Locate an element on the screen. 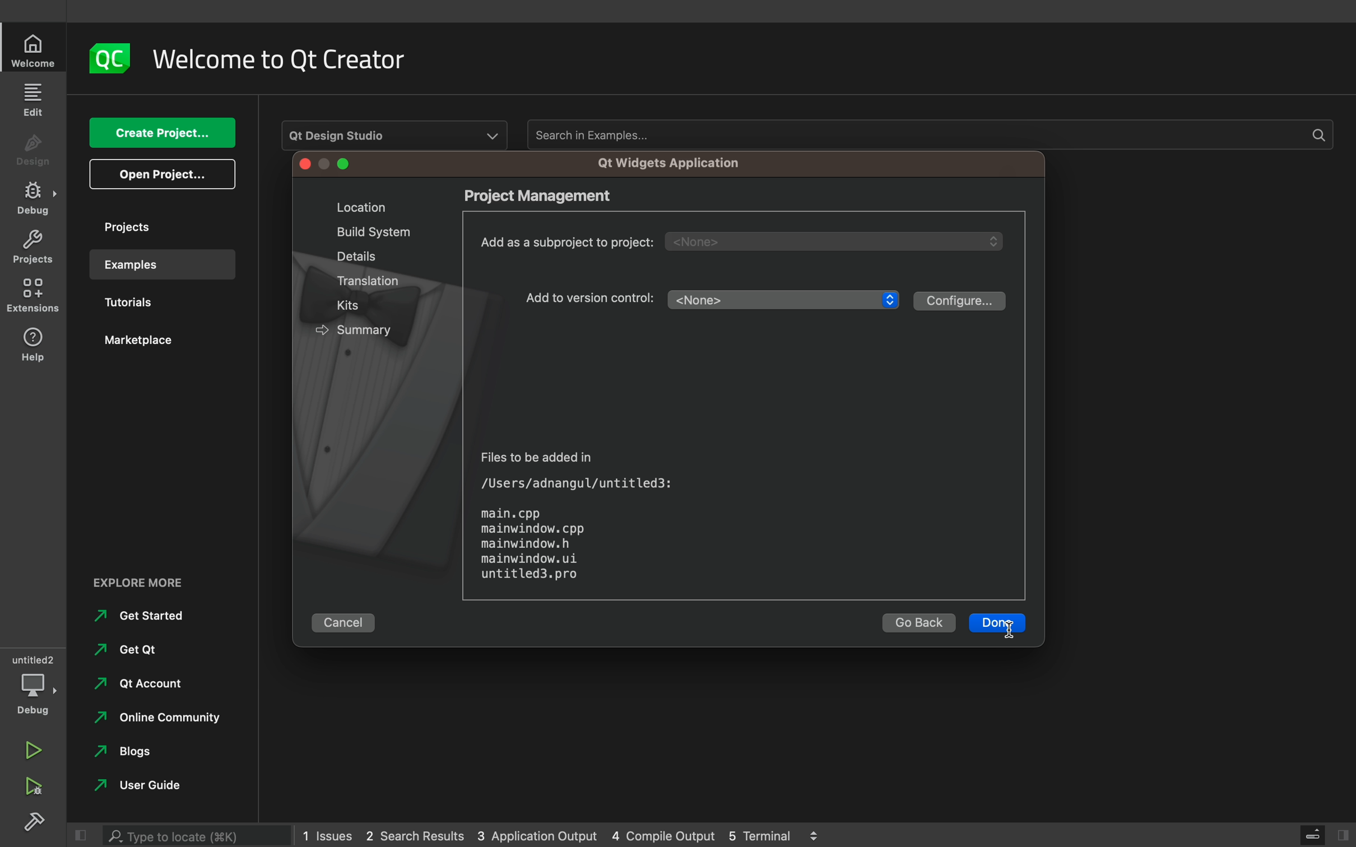 The image size is (1356, 847). examples is located at coordinates (157, 264).